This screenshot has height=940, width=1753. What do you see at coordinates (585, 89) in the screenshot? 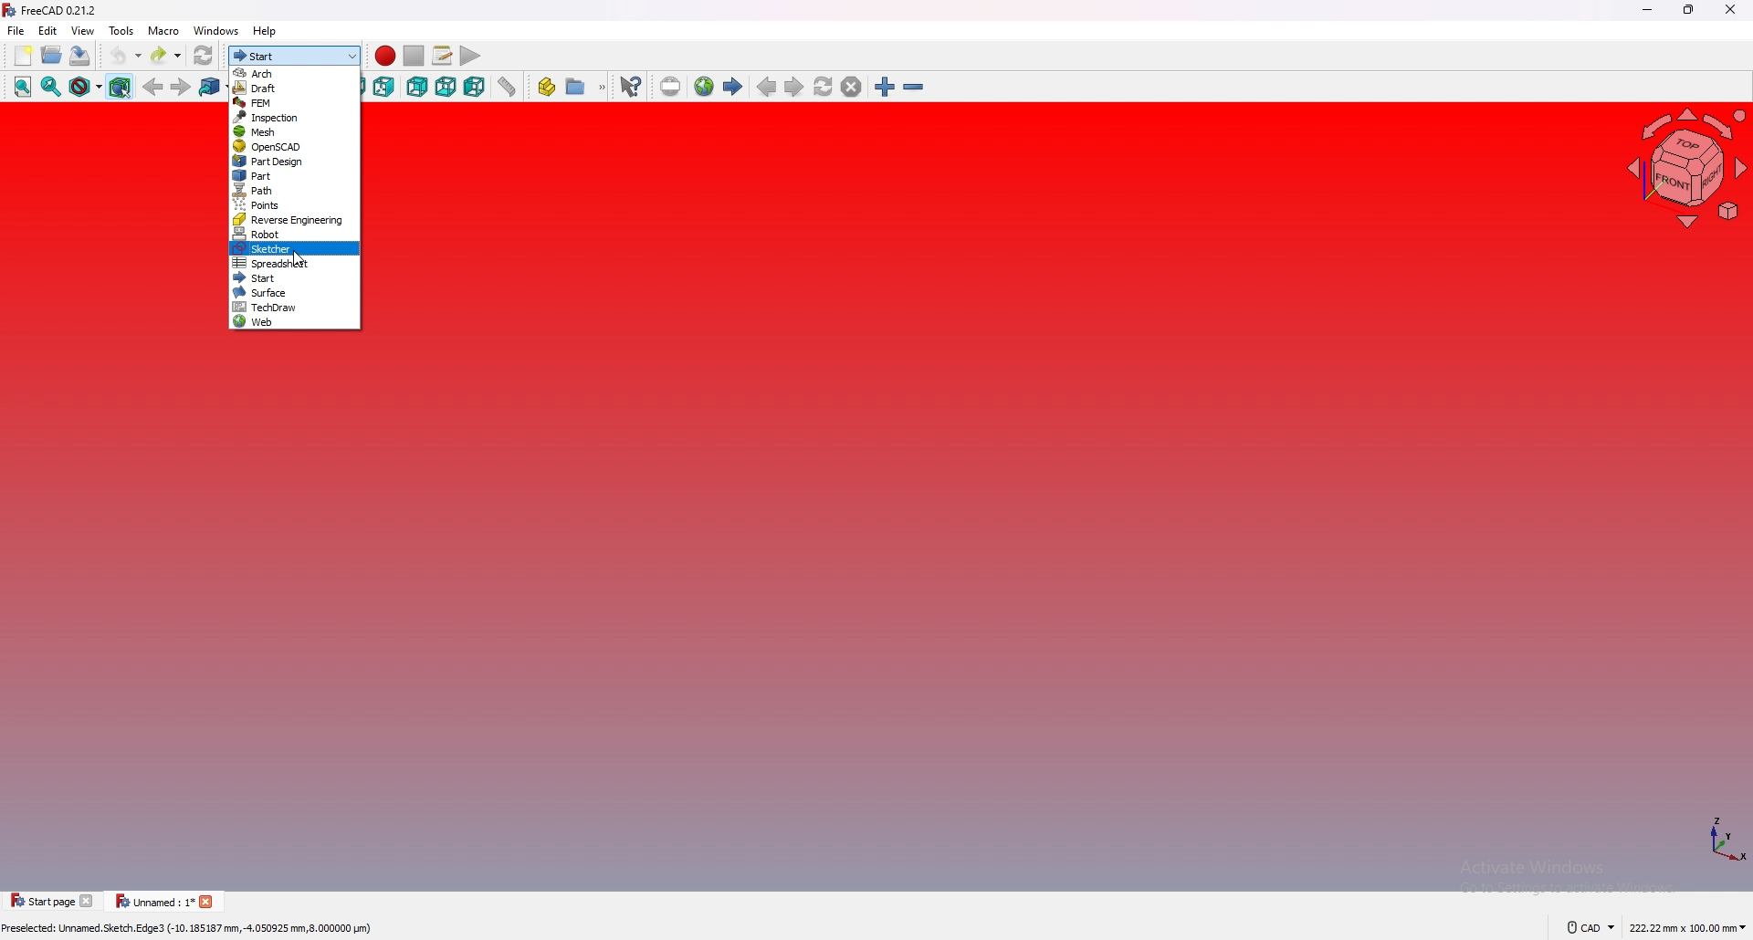
I see `create group` at bounding box center [585, 89].